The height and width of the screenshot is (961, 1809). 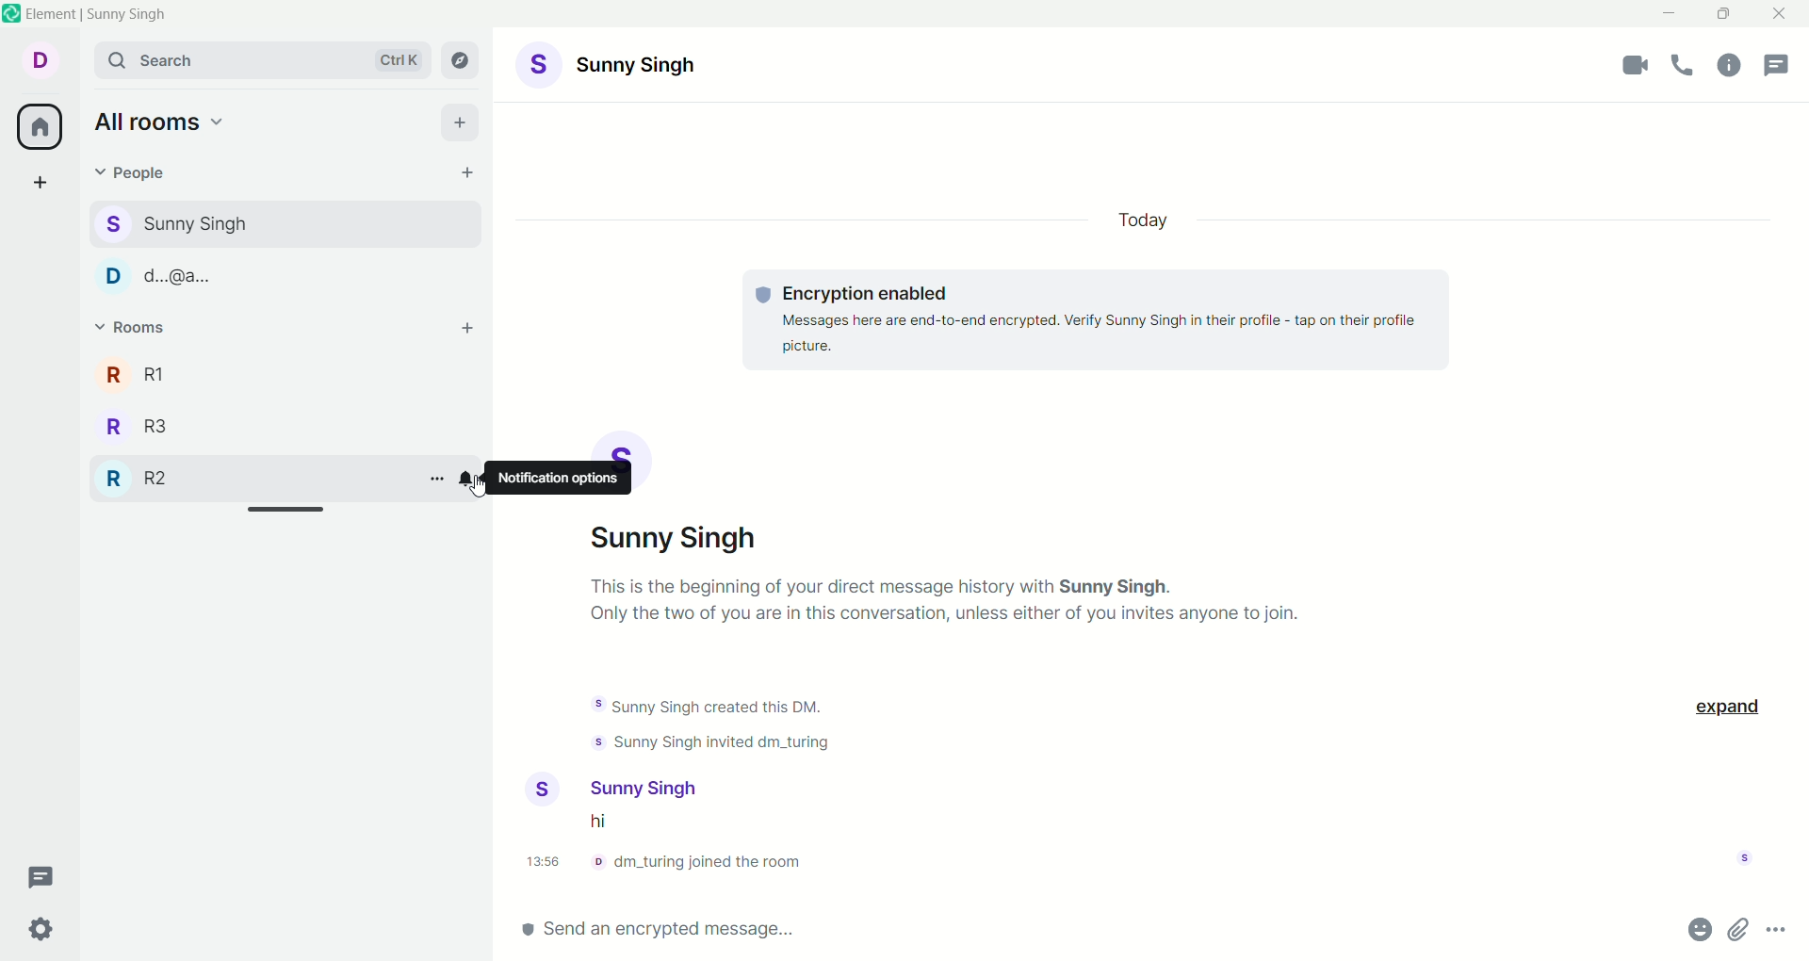 What do you see at coordinates (162, 274) in the screenshot?
I see `D` at bounding box center [162, 274].